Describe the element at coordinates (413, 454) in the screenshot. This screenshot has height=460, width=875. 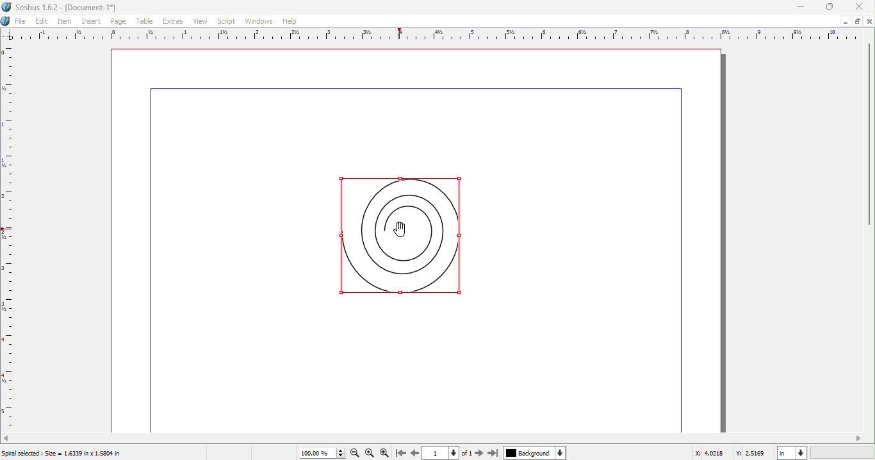
I see `Go to the previous page` at that location.